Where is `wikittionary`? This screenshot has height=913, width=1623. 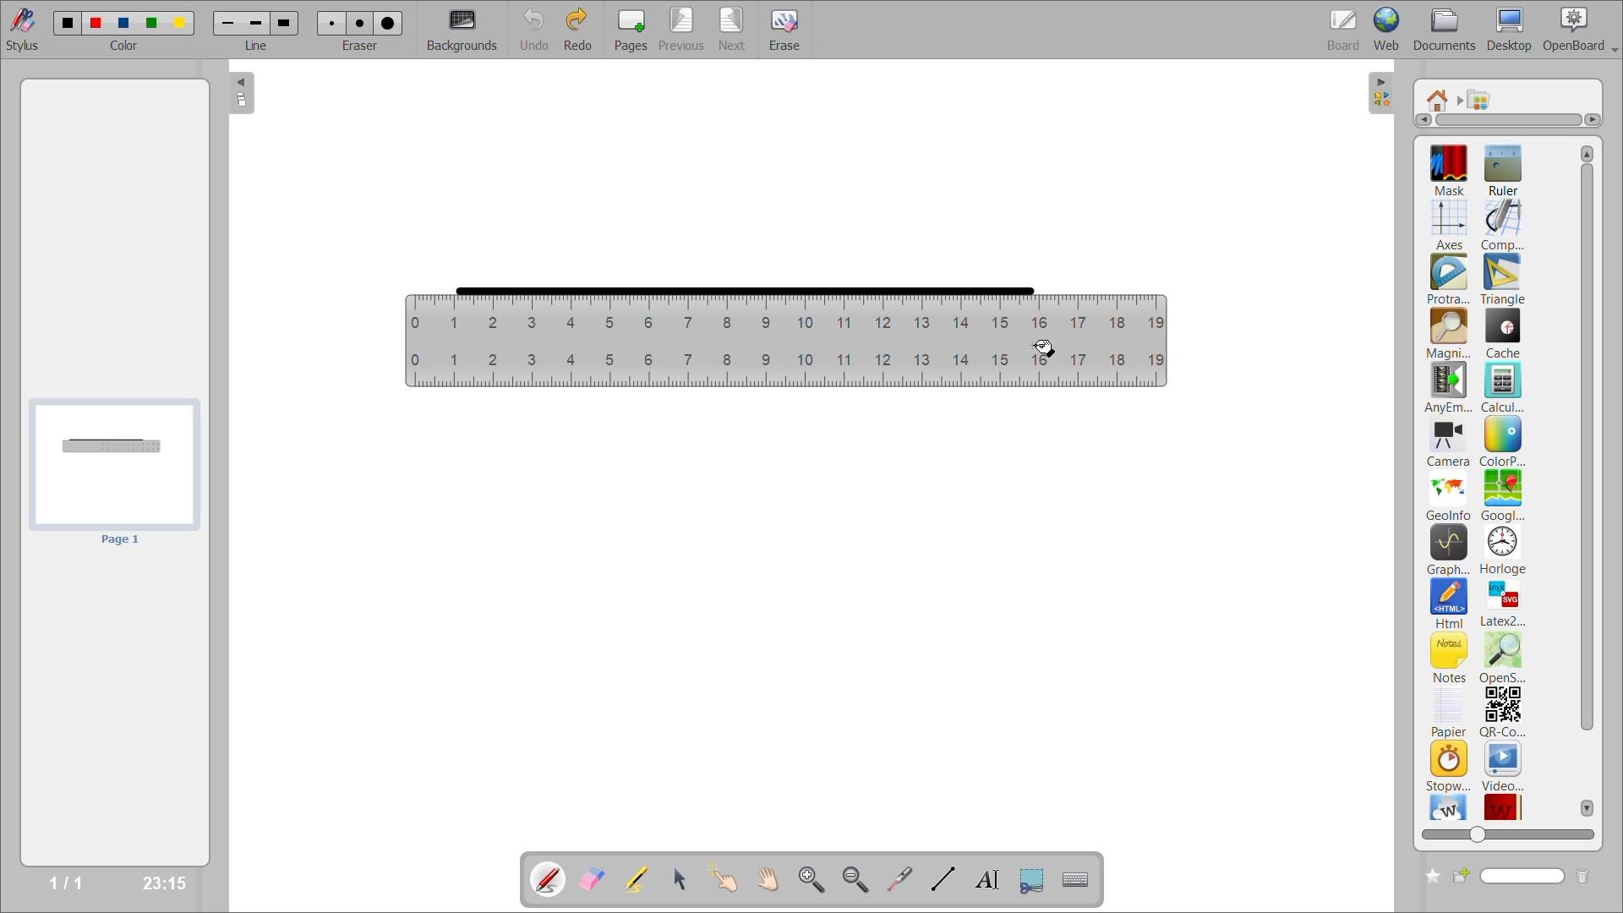 wikittionary is located at coordinates (1504, 805).